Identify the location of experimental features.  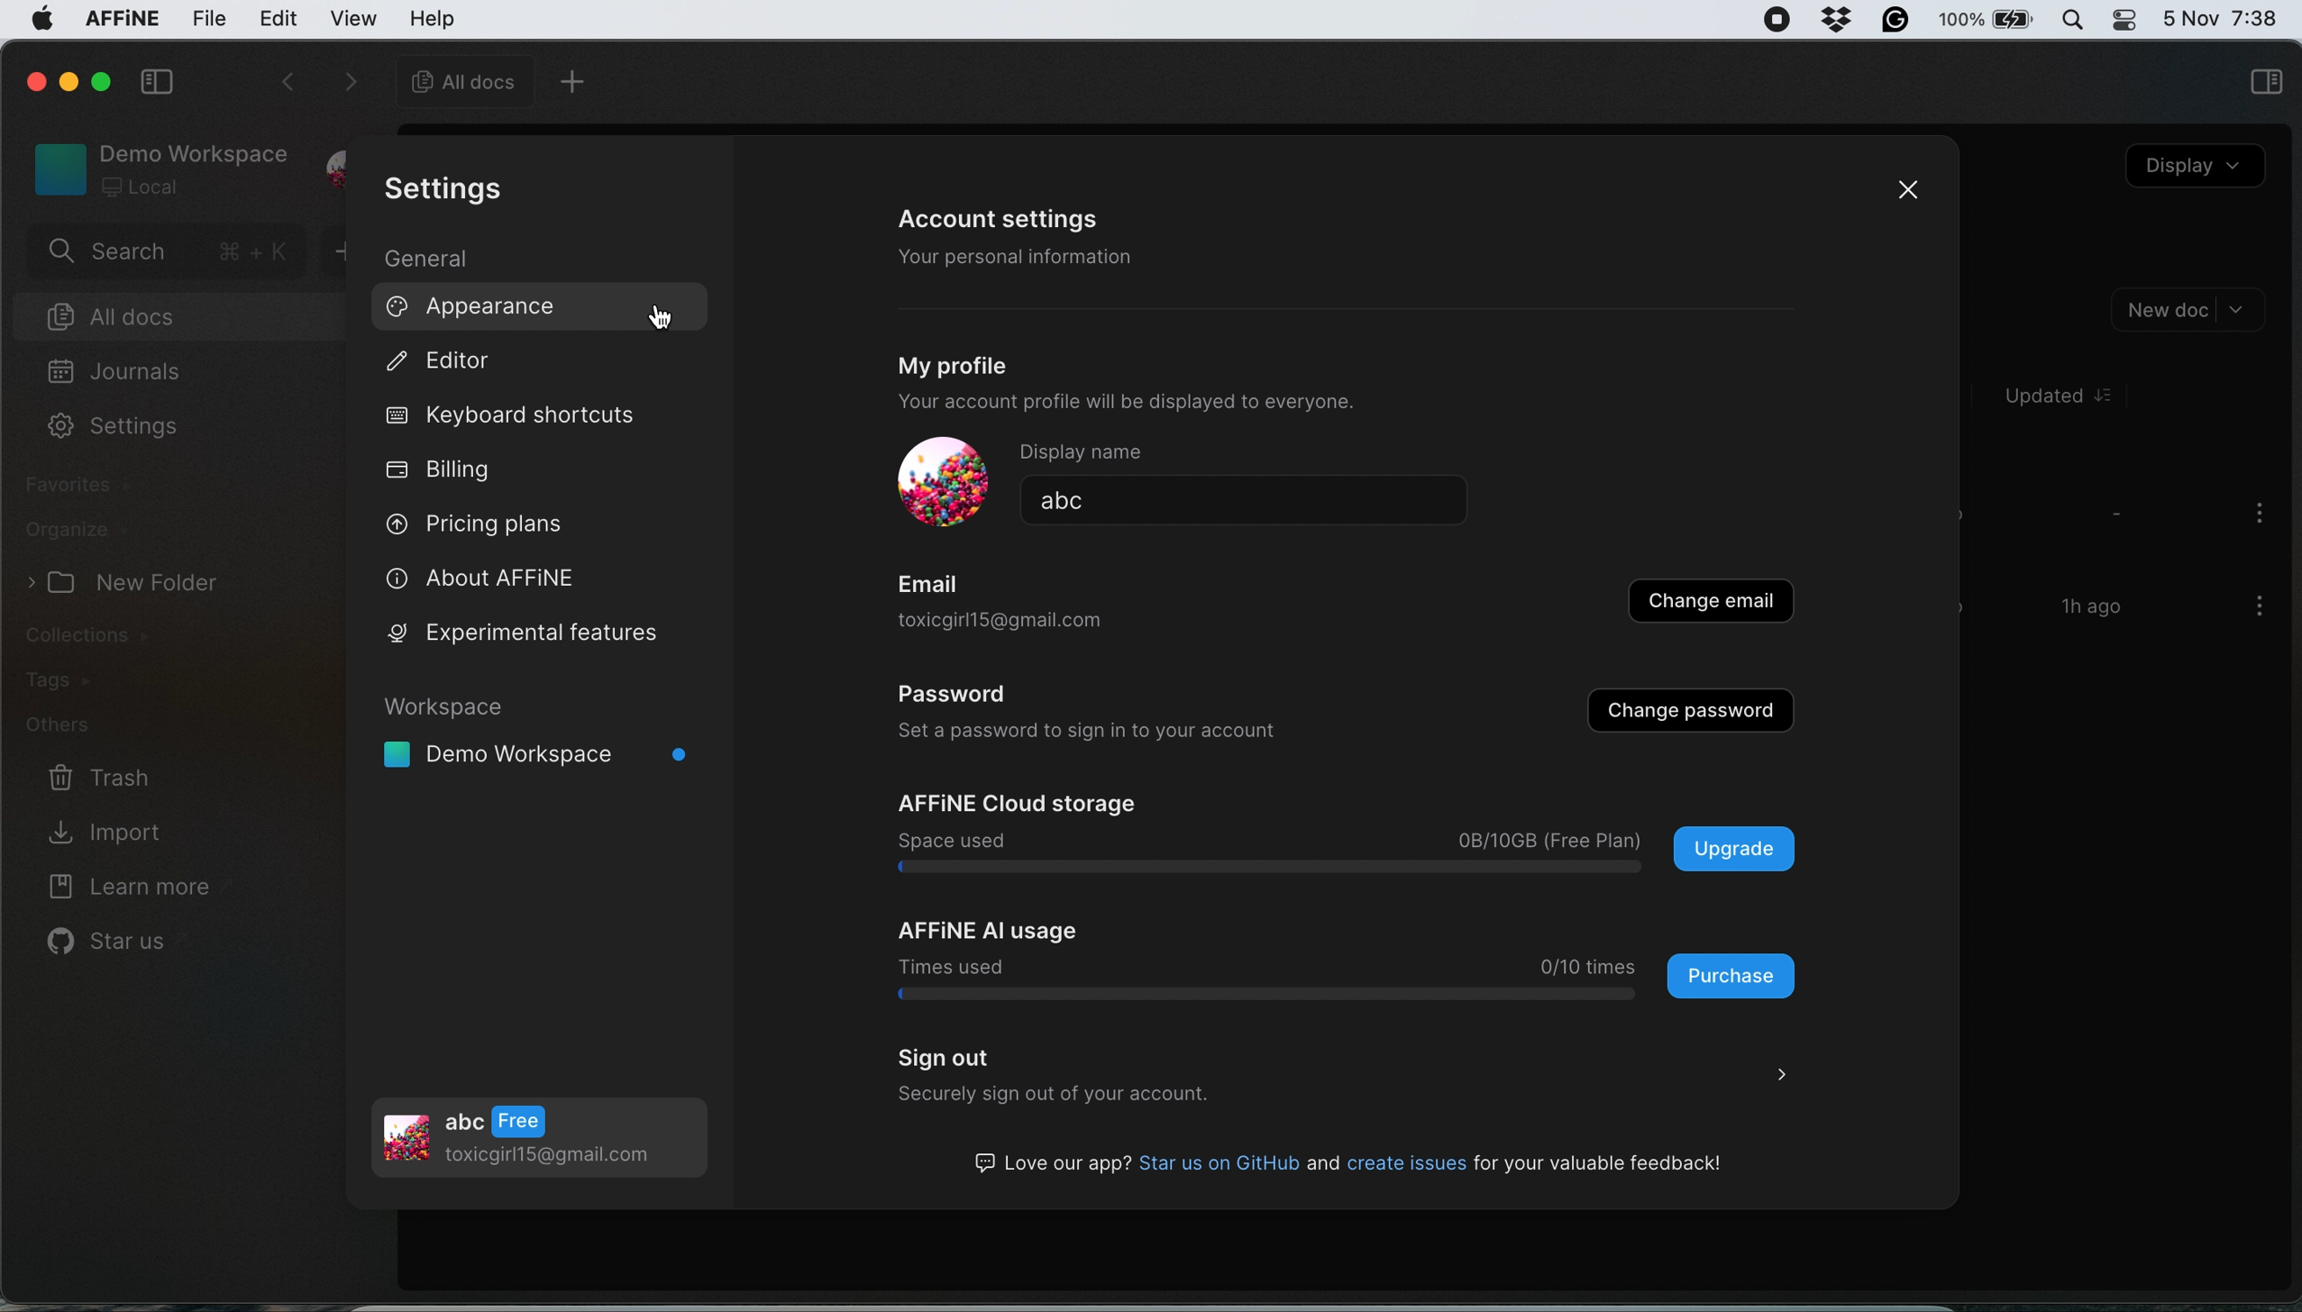
(527, 634).